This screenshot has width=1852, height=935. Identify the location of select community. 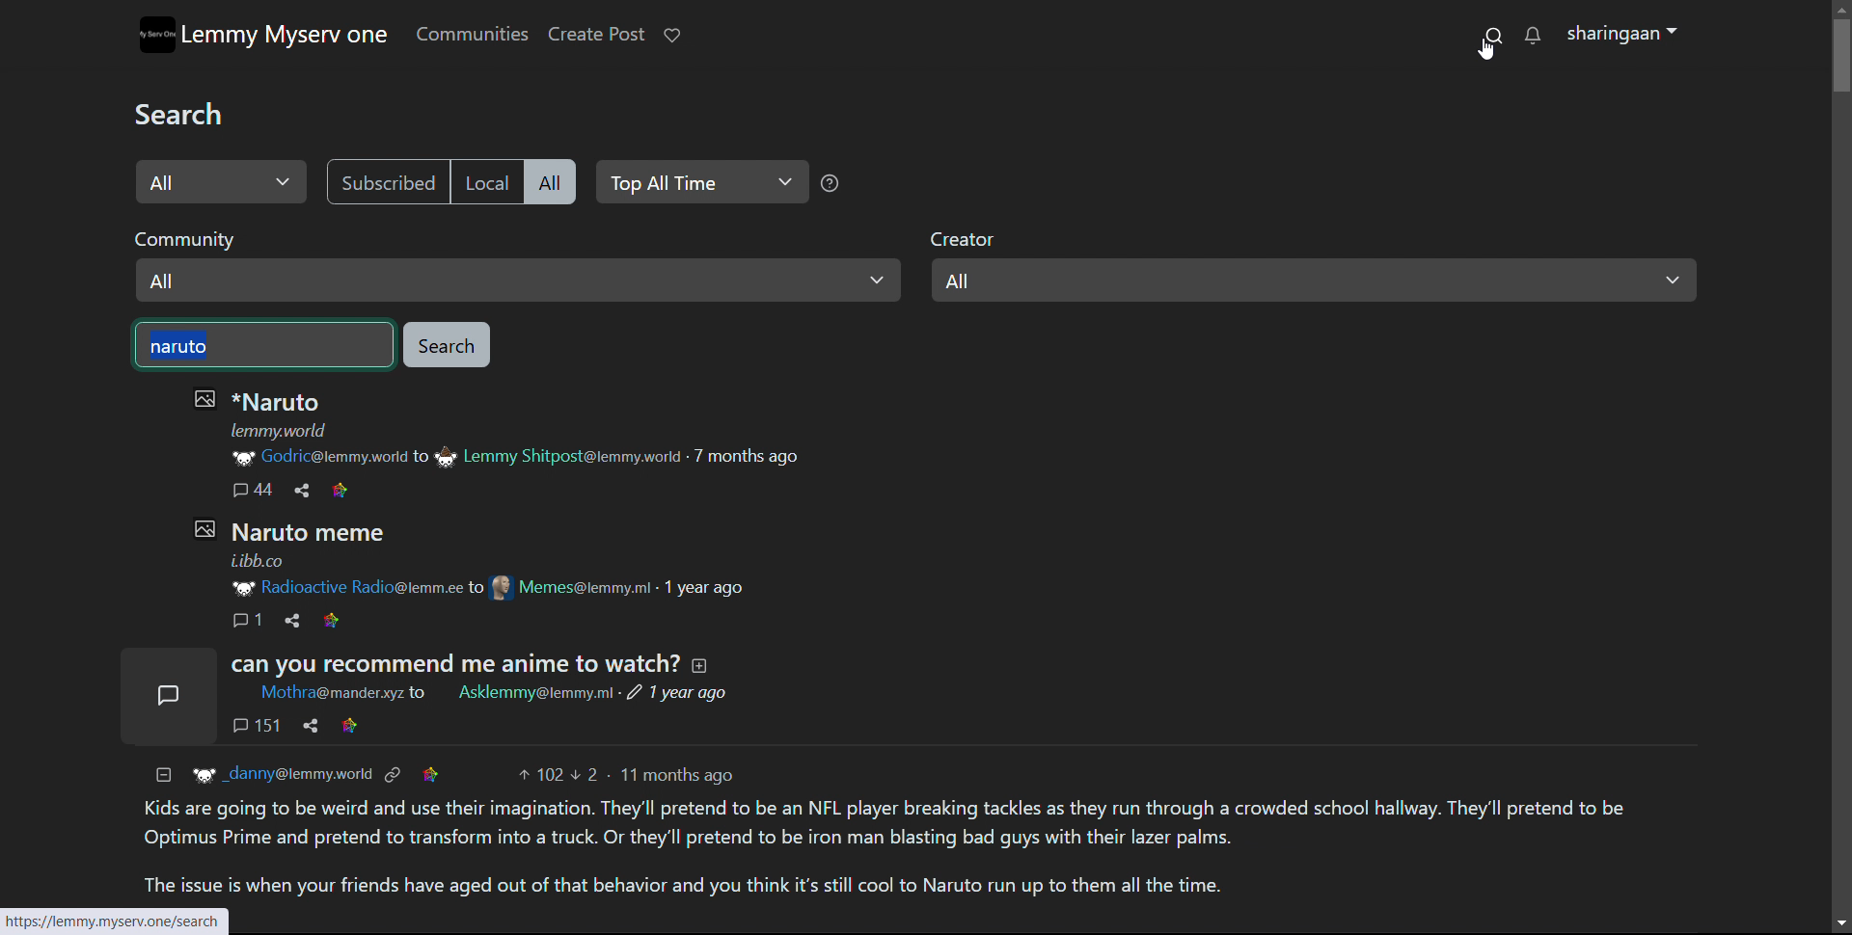
(515, 263).